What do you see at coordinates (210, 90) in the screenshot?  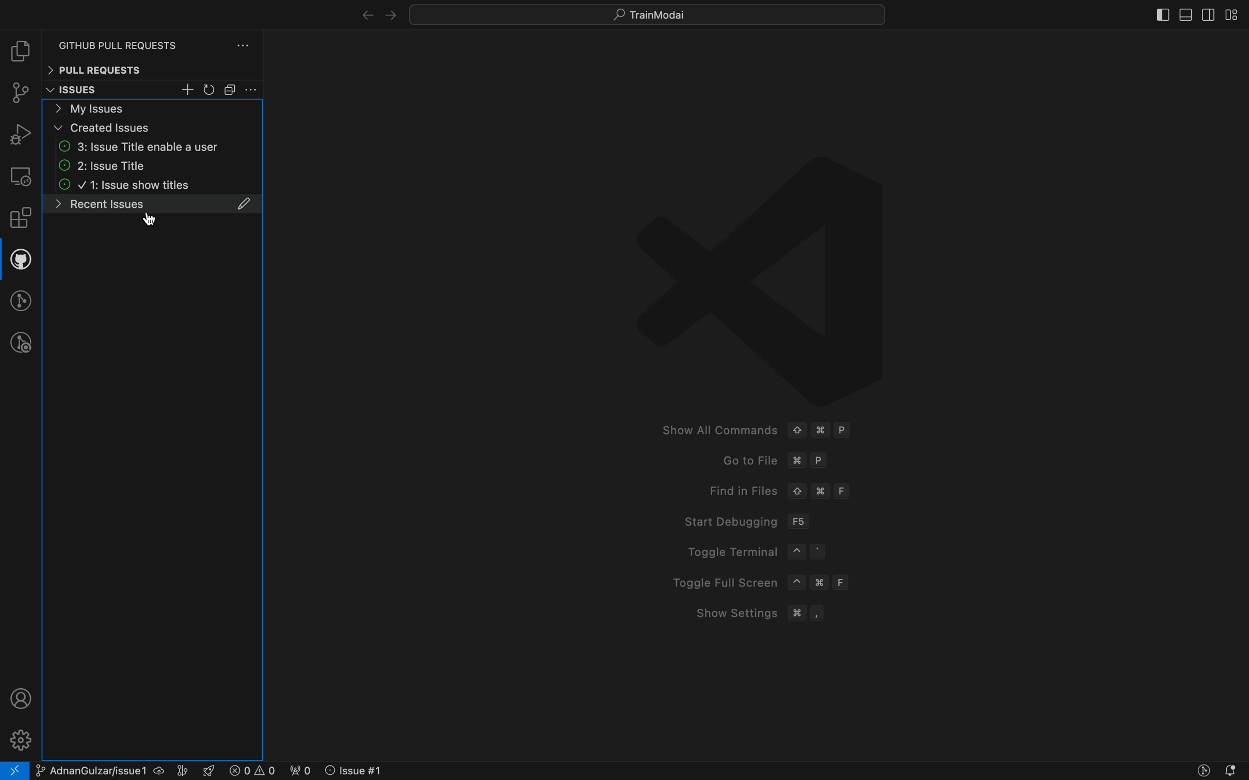 I see `reload` at bounding box center [210, 90].